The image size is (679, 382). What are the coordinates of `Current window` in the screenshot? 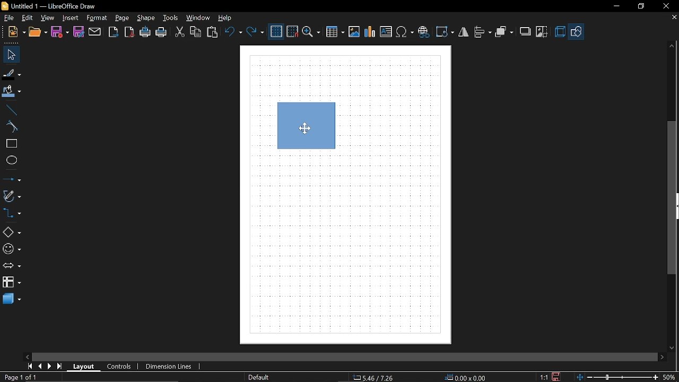 It's located at (49, 5).